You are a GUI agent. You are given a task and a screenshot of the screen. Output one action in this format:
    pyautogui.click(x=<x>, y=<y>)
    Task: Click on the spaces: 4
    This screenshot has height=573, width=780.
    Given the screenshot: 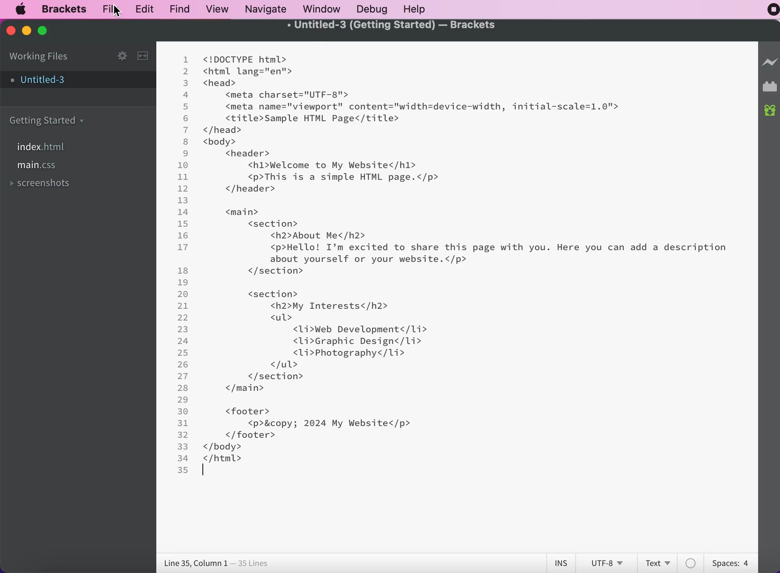 What is the action you would take?
    pyautogui.click(x=729, y=562)
    